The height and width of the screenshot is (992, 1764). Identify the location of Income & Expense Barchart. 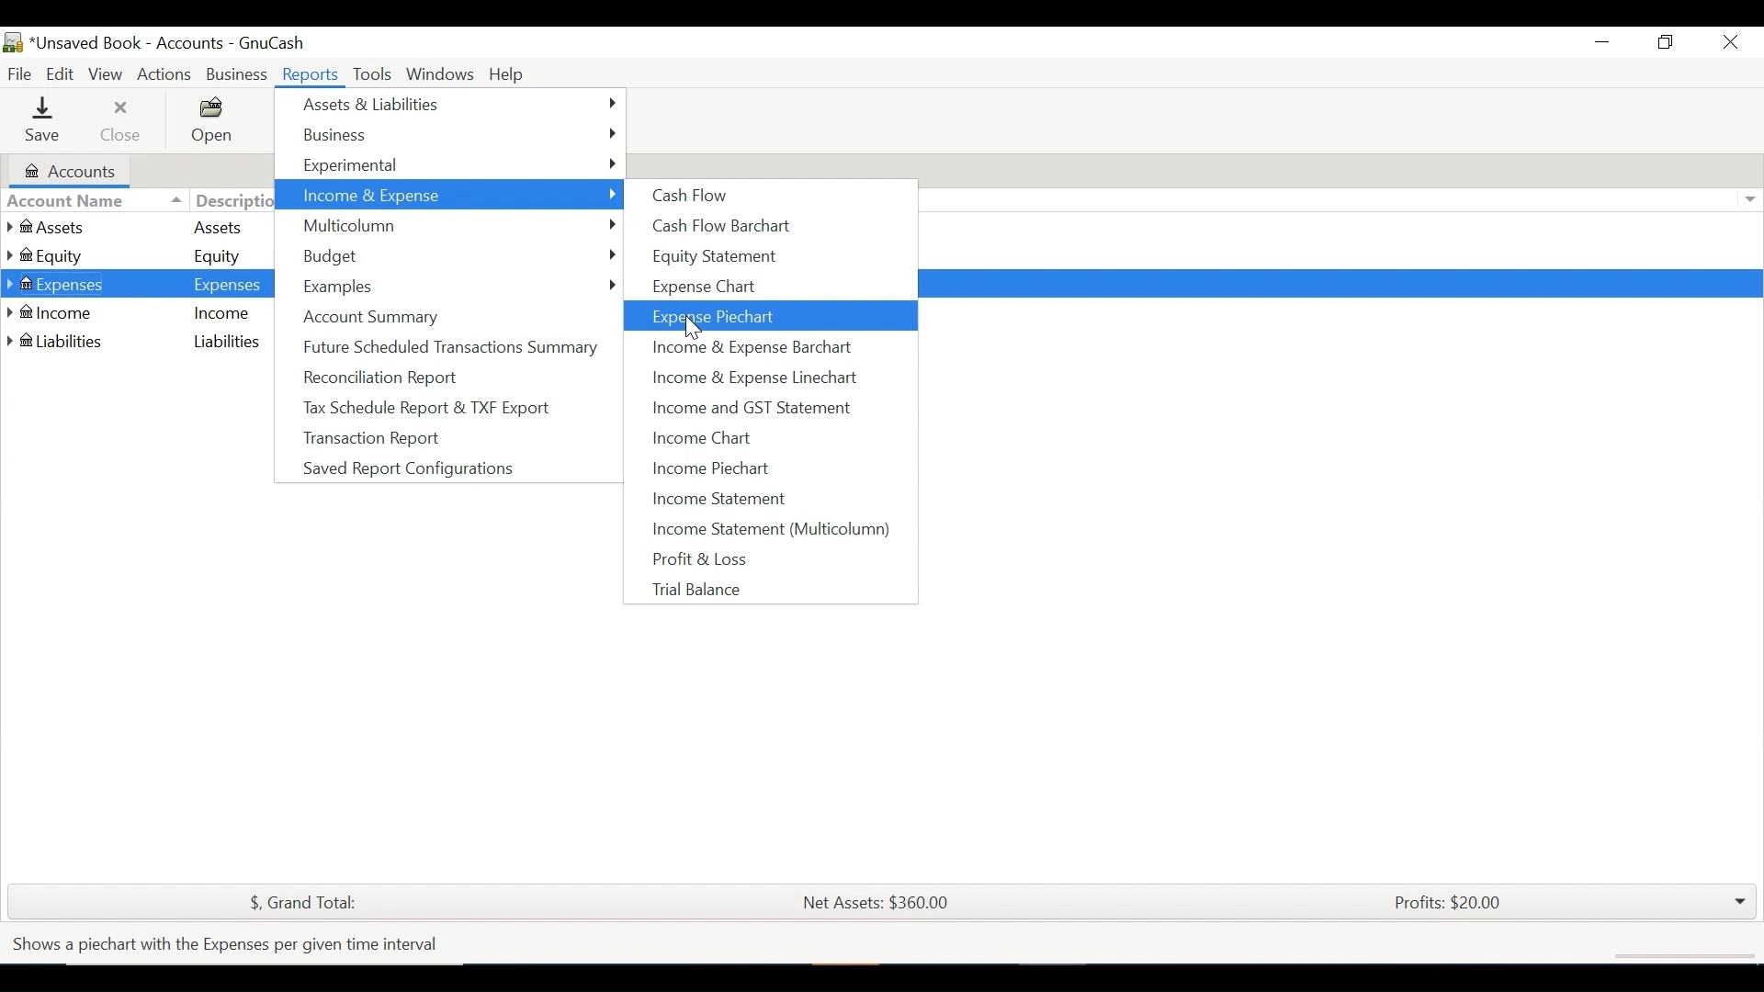
(747, 346).